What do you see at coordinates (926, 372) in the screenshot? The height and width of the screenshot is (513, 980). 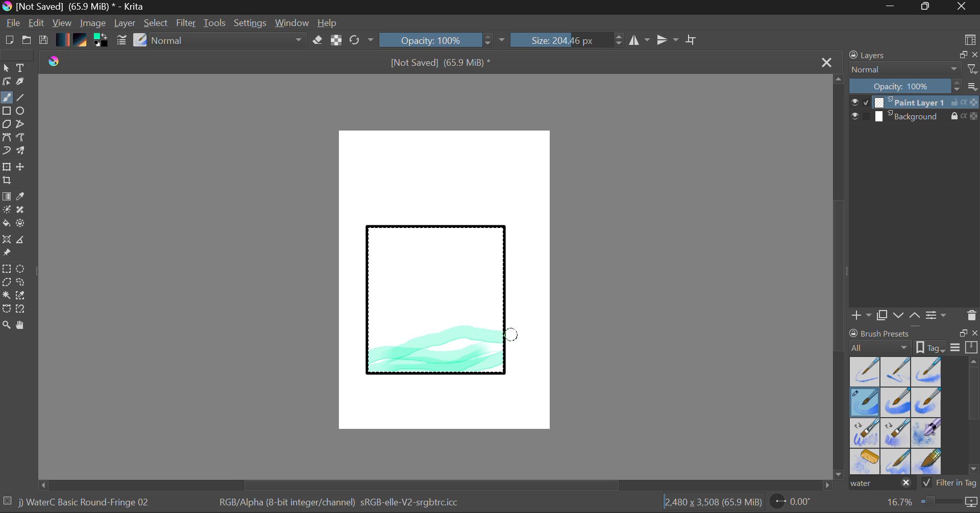 I see `Water C - Wet Pattern` at bounding box center [926, 372].